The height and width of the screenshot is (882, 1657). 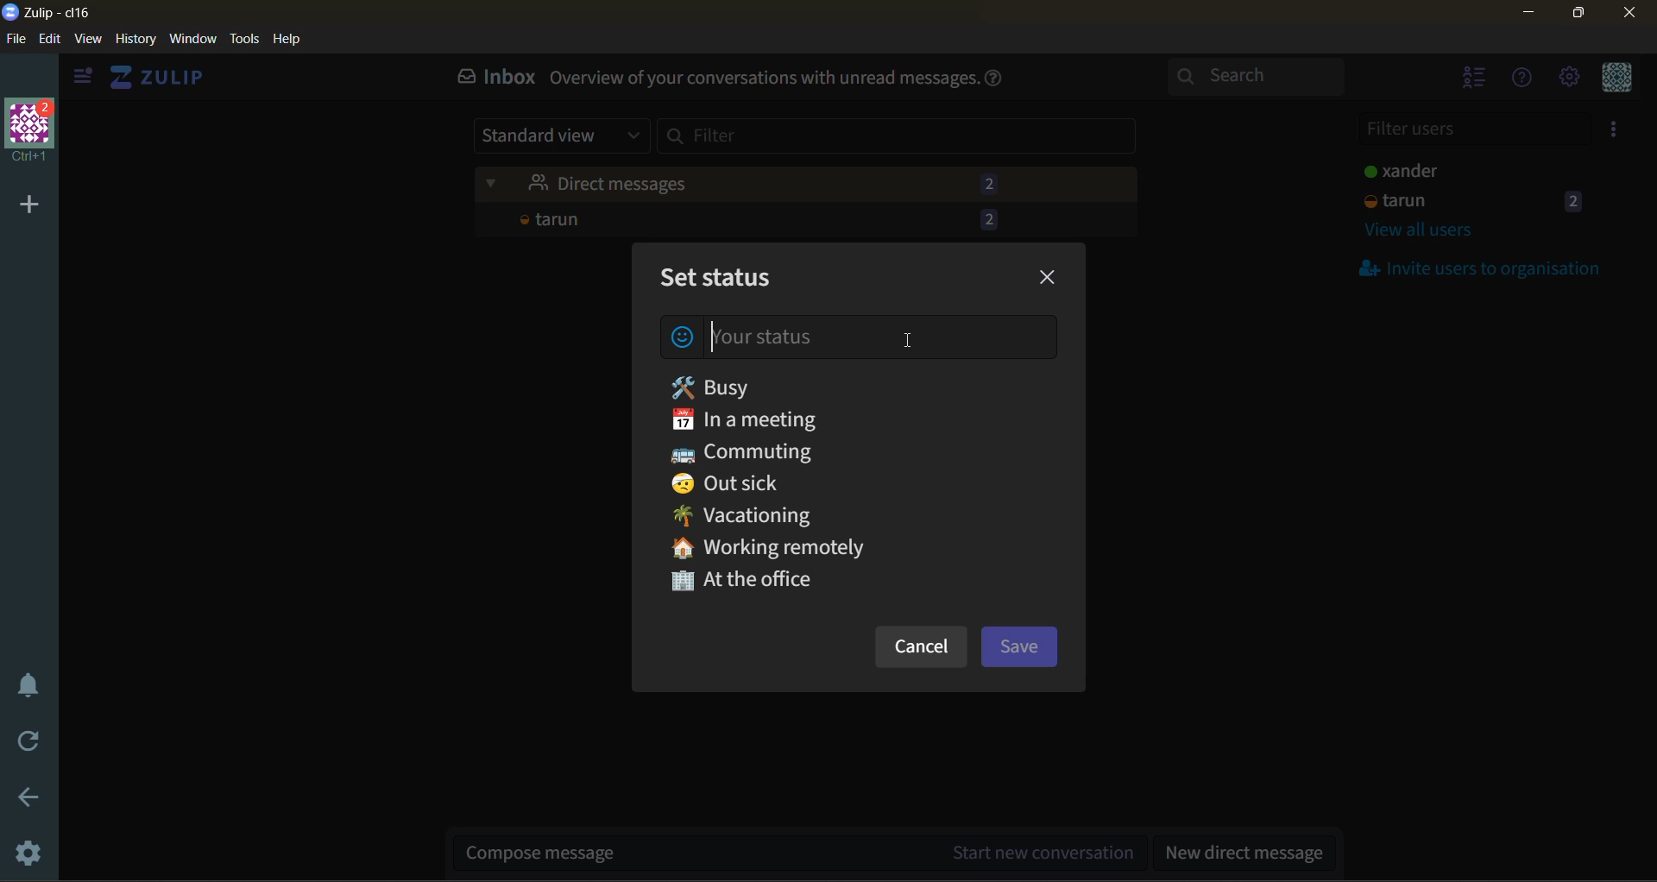 What do you see at coordinates (765, 514) in the screenshot?
I see `Vacationing` at bounding box center [765, 514].